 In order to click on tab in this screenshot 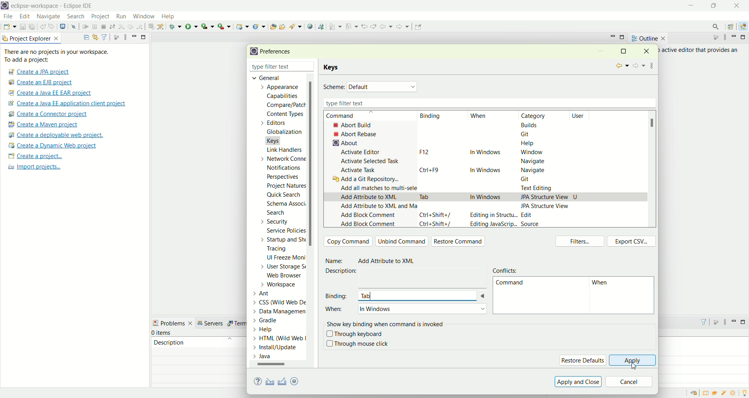, I will do `click(422, 296)`.